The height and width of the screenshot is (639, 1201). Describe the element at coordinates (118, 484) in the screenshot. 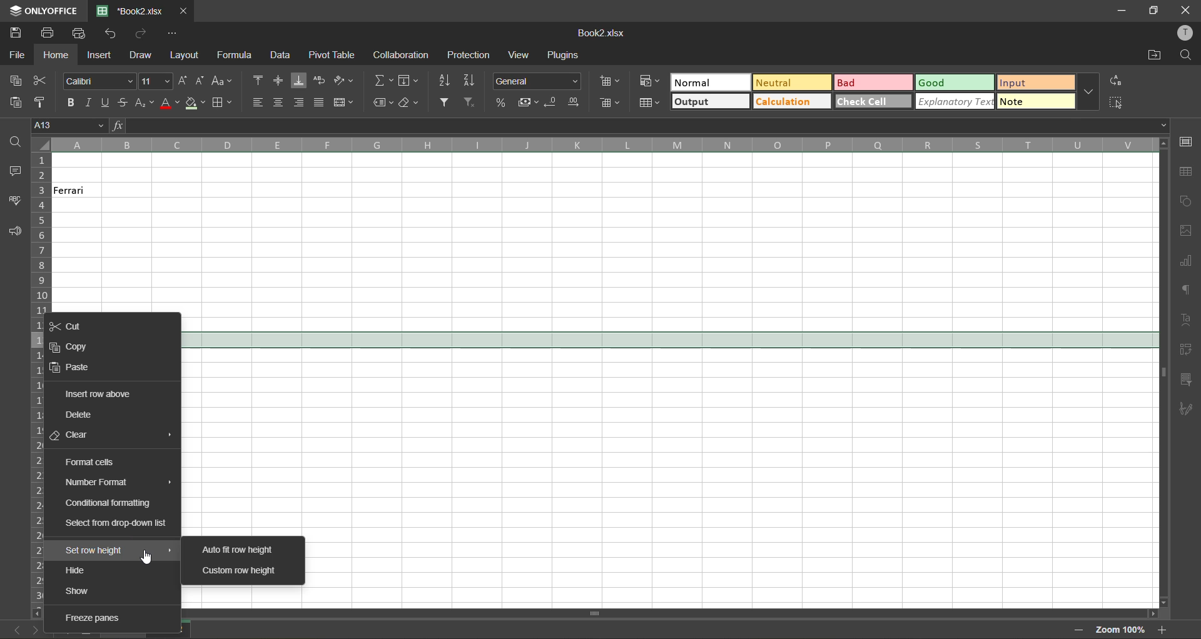

I see `number format` at that location.